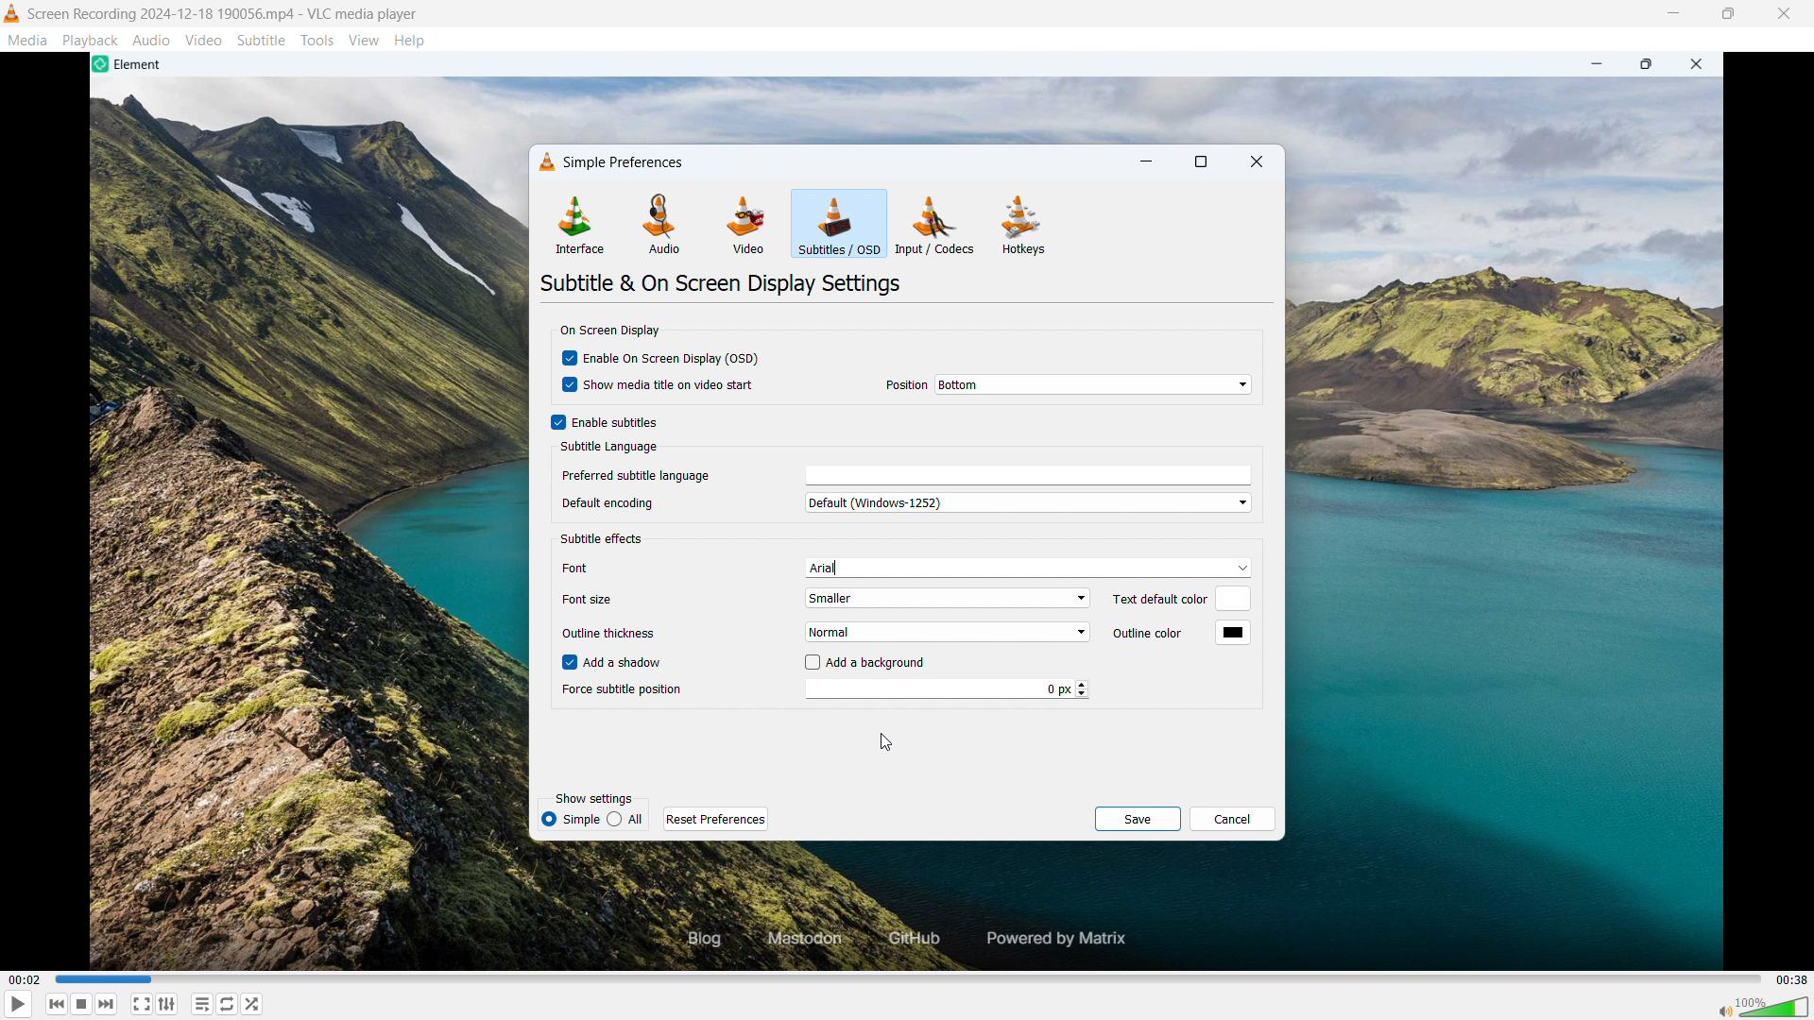 The image size is (1814, 1020). Describe the element at coordinates (606, 540) in the screenshot. I see `font default color` at that location.